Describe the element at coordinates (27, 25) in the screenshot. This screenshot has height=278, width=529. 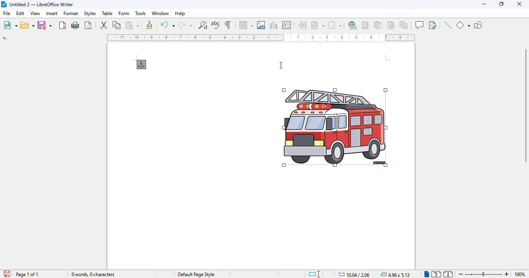
I see `open` at that location.